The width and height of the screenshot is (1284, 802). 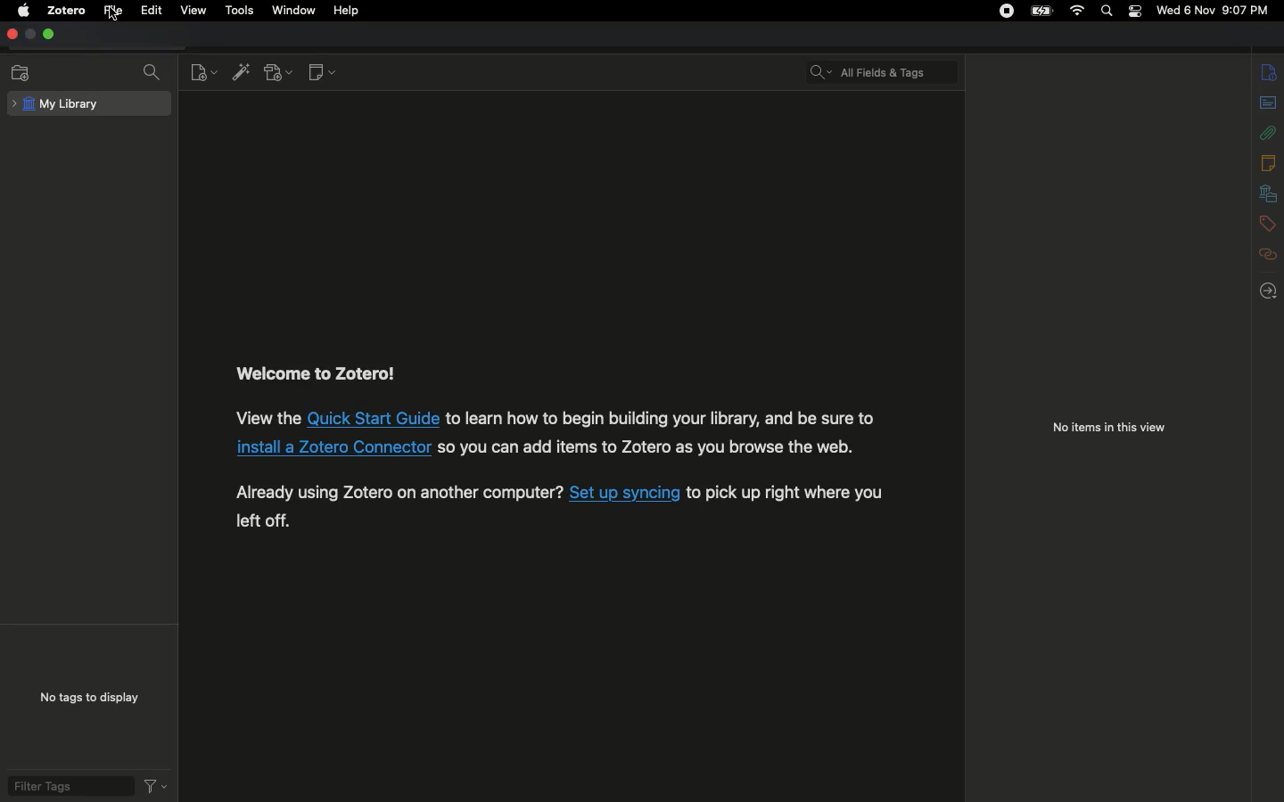 What do you see at coordinates (22, 12) in the screenshot?
I see `Apple logo` at bounding box center [22, 12].